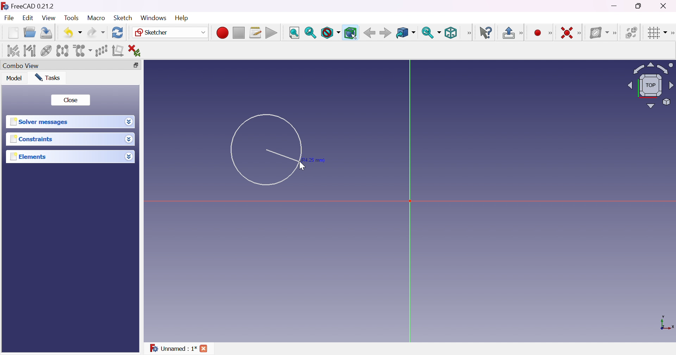 Image resolution: width=676 pixels, height=355 pixels. Describe the element at coordinates (632, 32) in the screenshot. I see `Switch virtual space` at that location.